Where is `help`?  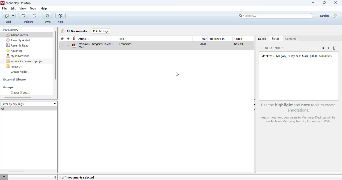
help is located at coordinates (61, 16).